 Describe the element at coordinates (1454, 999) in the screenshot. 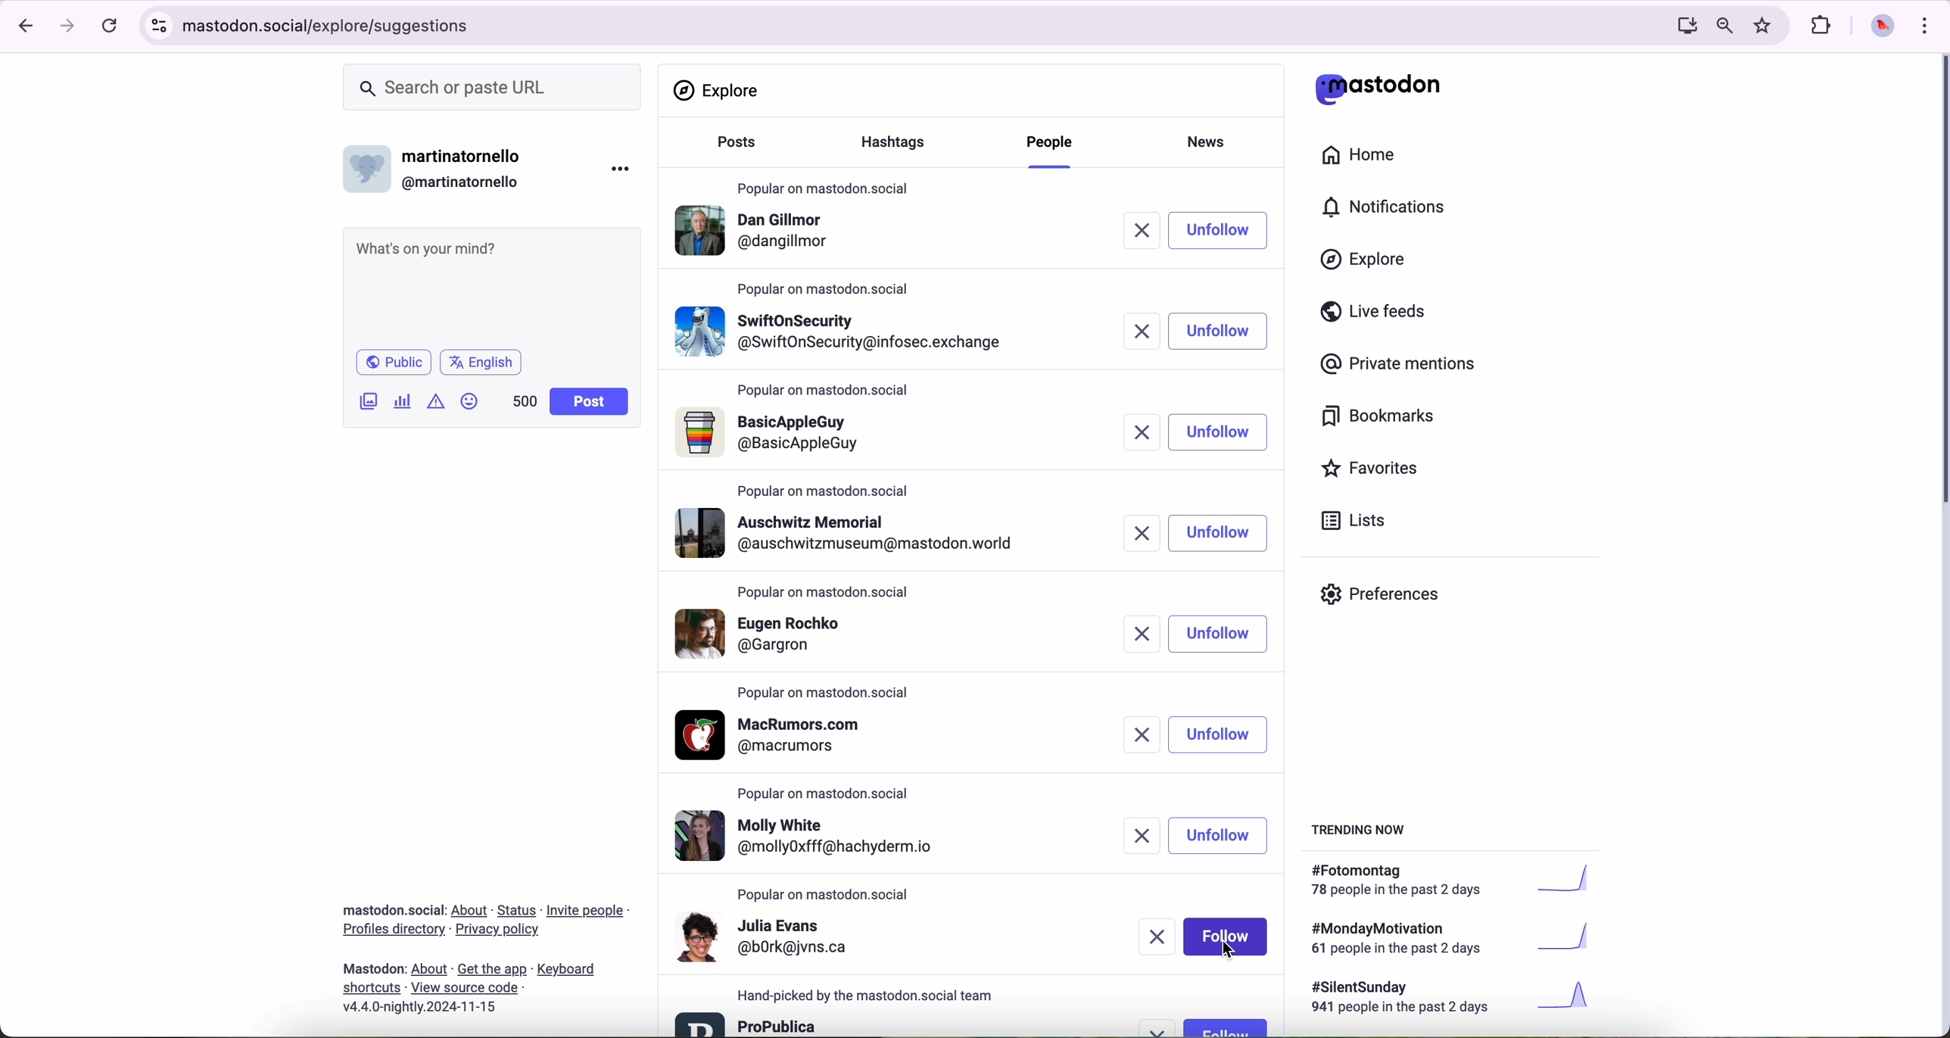

I see `#silentsunday` at that location.